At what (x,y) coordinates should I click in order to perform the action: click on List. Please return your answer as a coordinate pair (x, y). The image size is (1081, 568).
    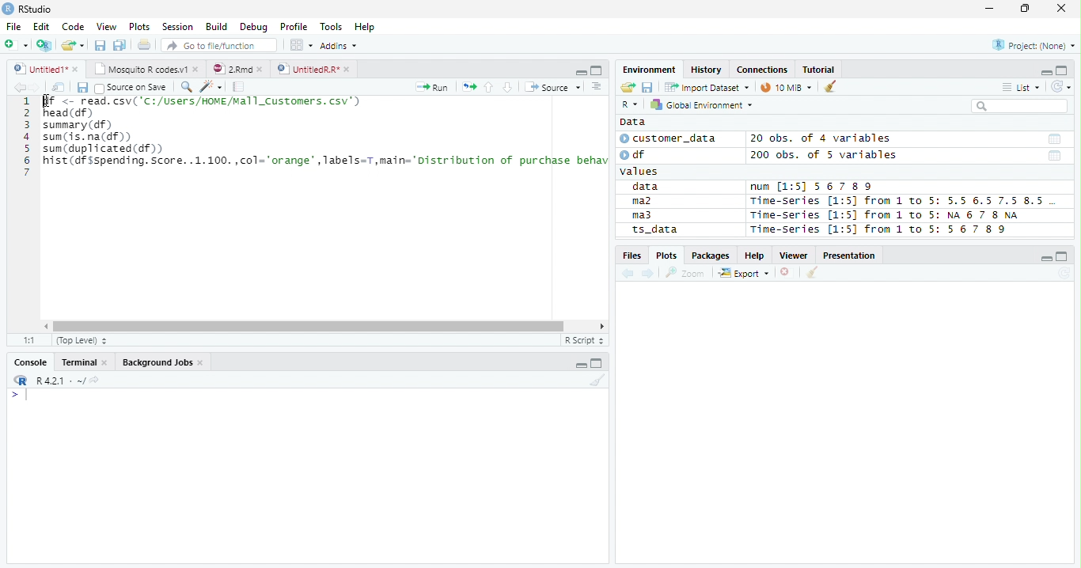
    Looking at the image, I should click on (1020, 88).